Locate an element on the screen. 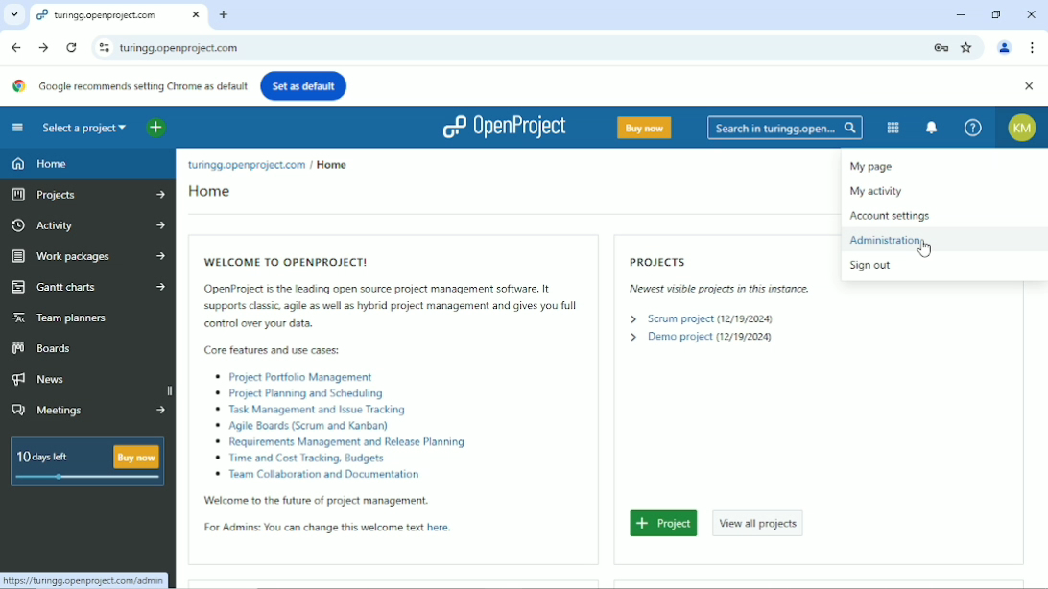  OpenProject is the leading open source project management software. It supports classic. agile as well s hybrid project management and gives you full control over your data is located at coordinates (392, 306).